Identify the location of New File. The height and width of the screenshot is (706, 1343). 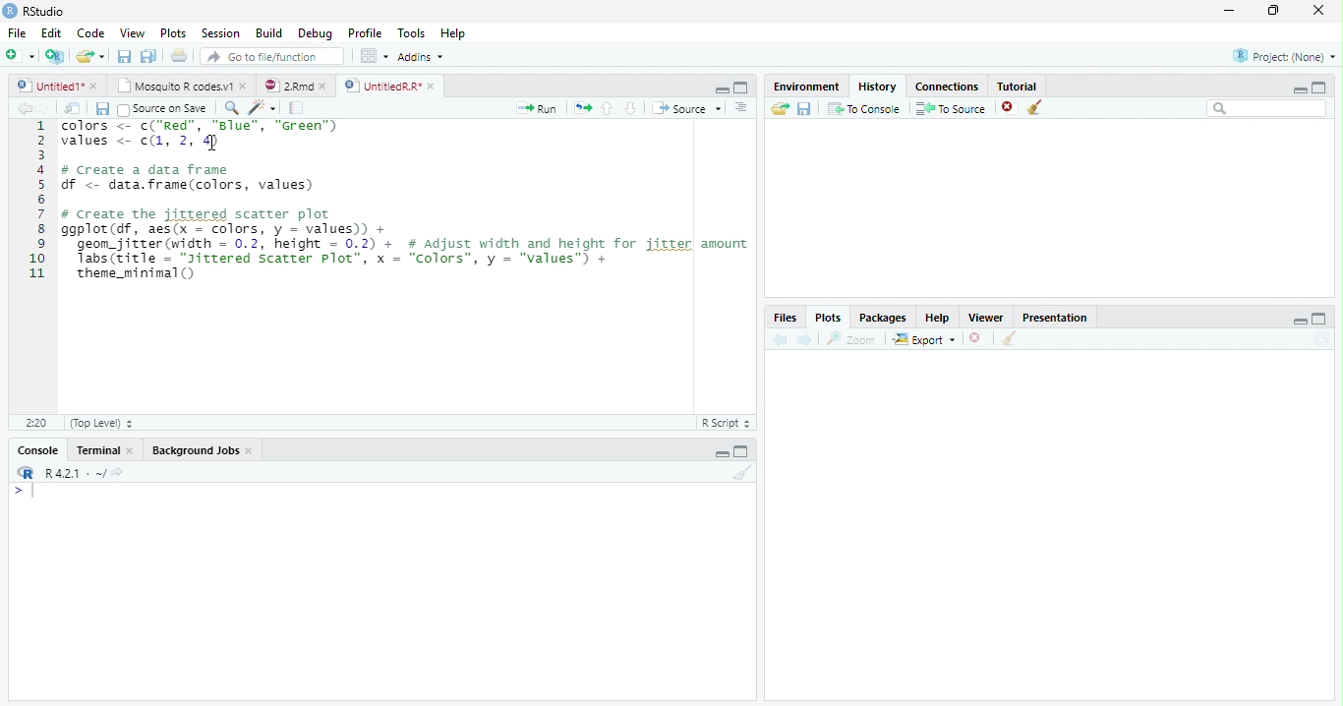
(21, 56).